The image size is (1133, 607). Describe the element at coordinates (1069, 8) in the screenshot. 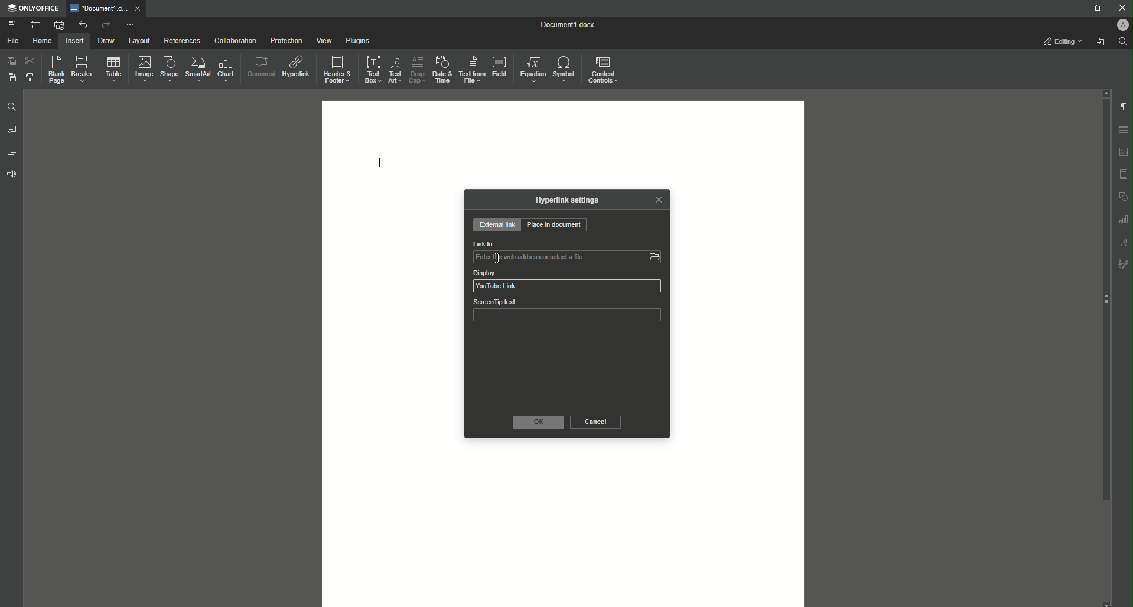

I see `Minimize` at that location.